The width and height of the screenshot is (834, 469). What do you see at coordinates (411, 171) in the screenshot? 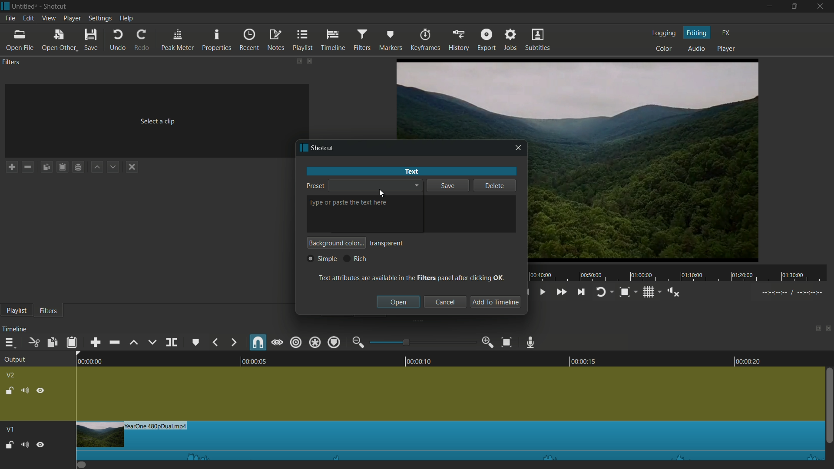
I see `text` at bounding box center [411, 171].